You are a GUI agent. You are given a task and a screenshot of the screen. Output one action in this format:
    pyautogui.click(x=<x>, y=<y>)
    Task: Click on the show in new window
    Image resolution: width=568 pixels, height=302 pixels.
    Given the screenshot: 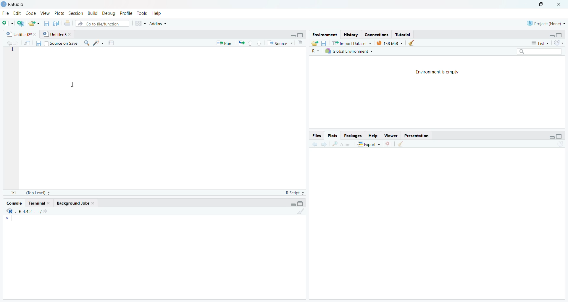 What is the action you would take?
    pyautogui.click(x=405, y=144)
    